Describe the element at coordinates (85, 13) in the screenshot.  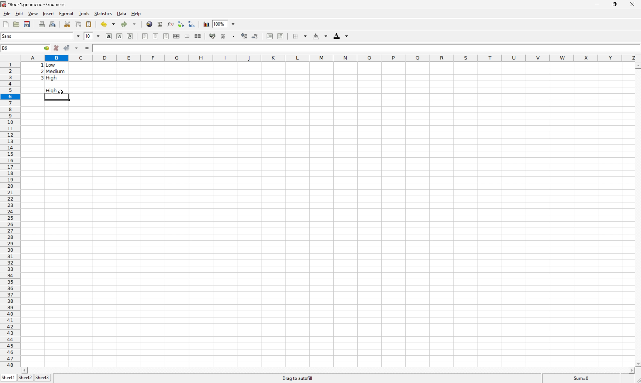
I see `Tools` at that location.